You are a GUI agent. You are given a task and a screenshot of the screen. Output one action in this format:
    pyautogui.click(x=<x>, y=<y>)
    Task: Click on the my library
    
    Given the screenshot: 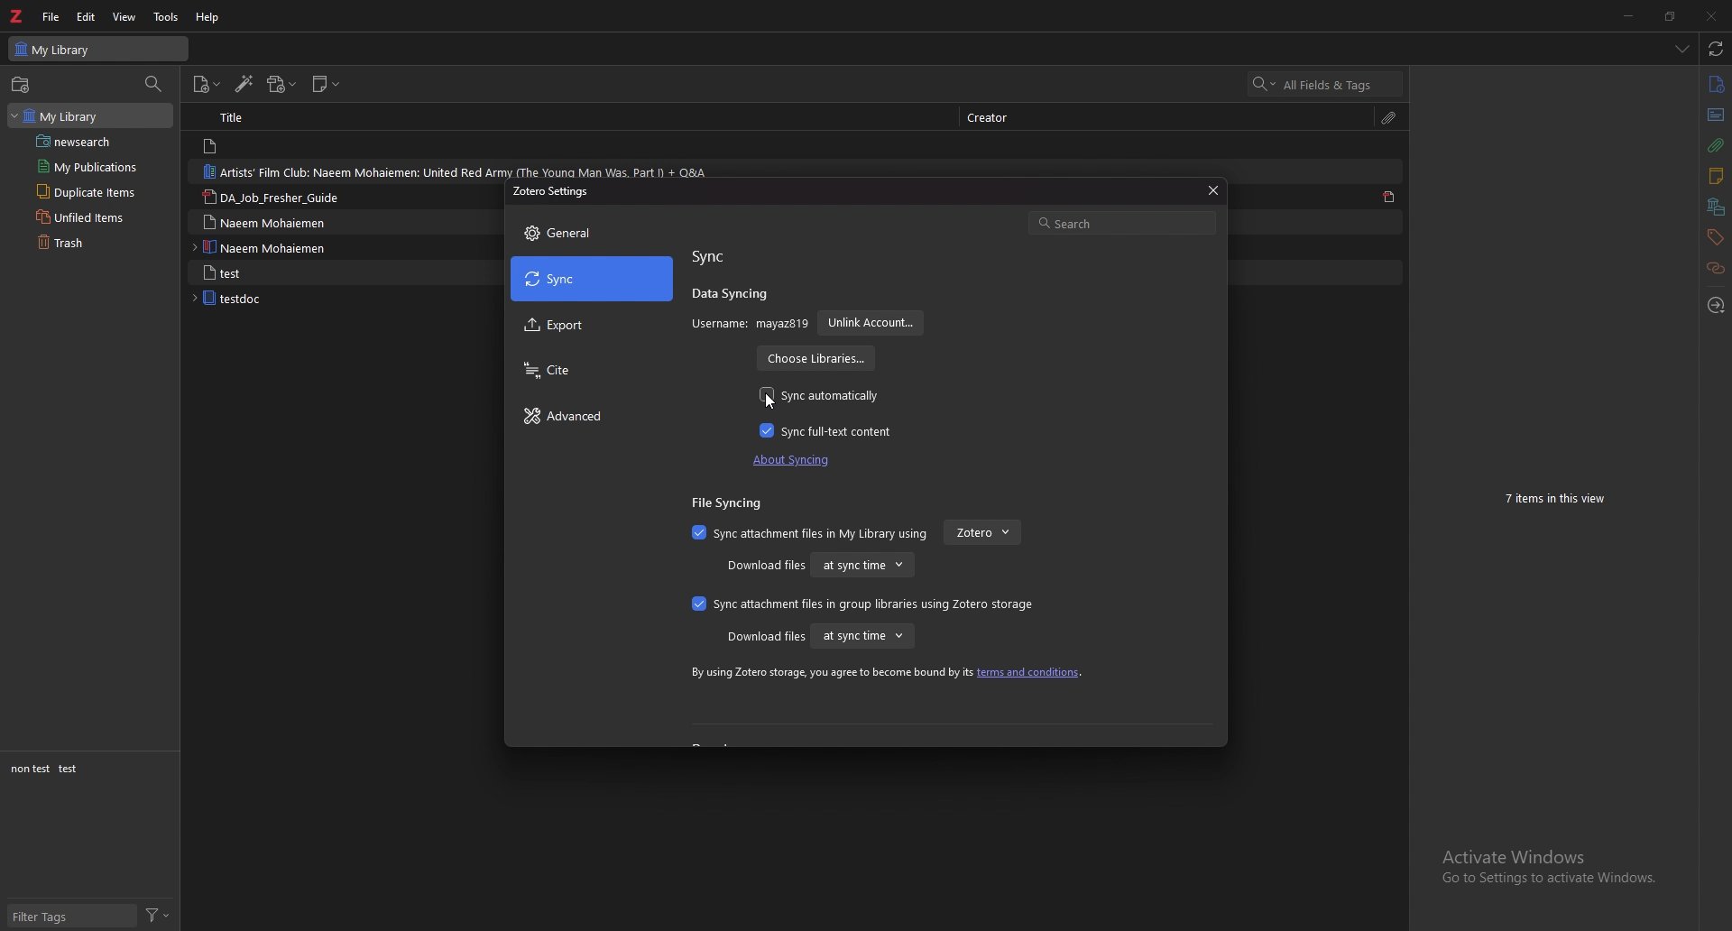 What is the action you would take?
    pyautogui.click(x=101, y=49)
    